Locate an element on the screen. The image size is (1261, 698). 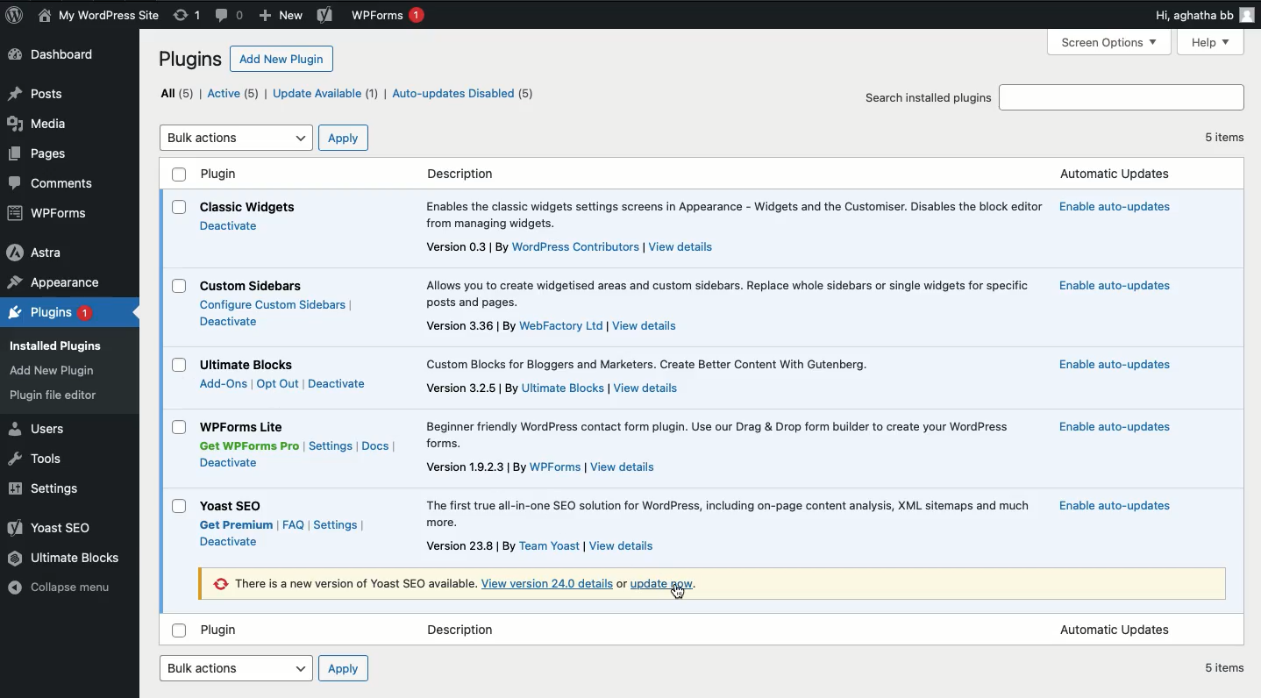
Plugin is located at coordinates (248, 208).